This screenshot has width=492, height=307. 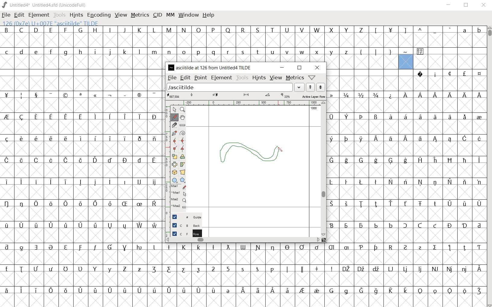 What do you see at coordinates (189, 15) in the screenshot?
I see `WINDOW` at bounding box center [189, 15].